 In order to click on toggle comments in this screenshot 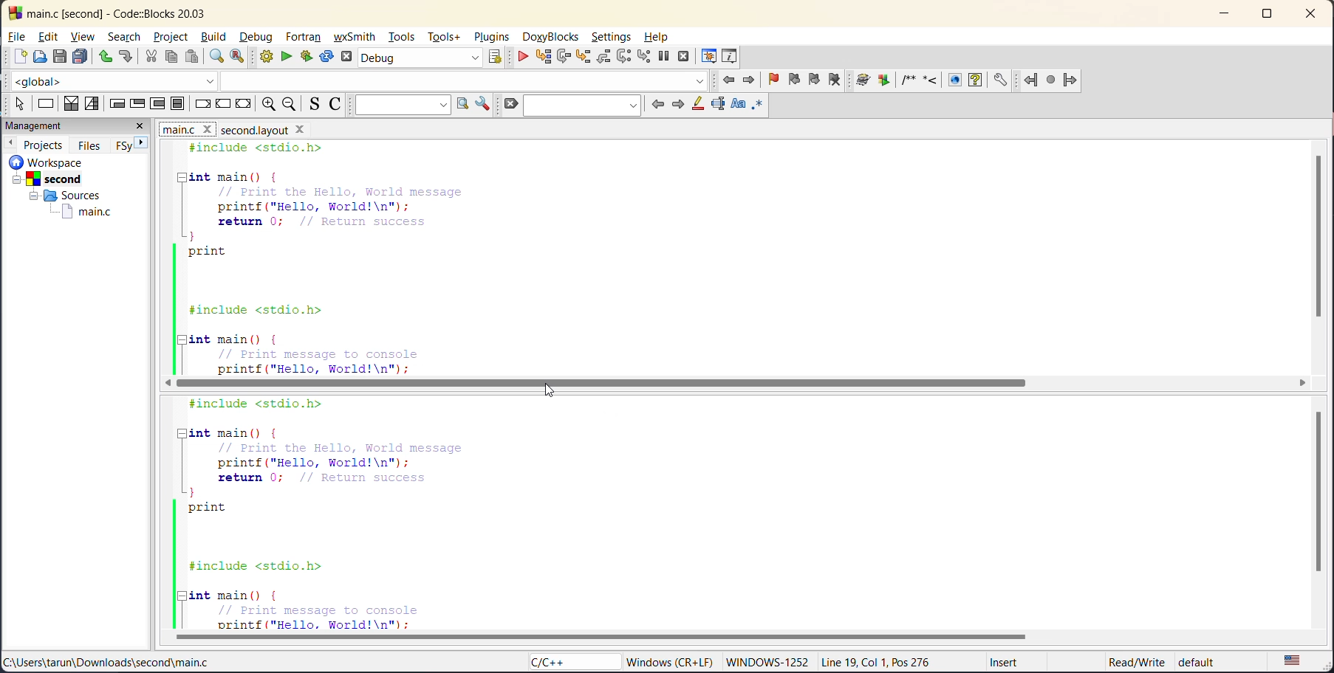, I will do `click(335, 104)`.